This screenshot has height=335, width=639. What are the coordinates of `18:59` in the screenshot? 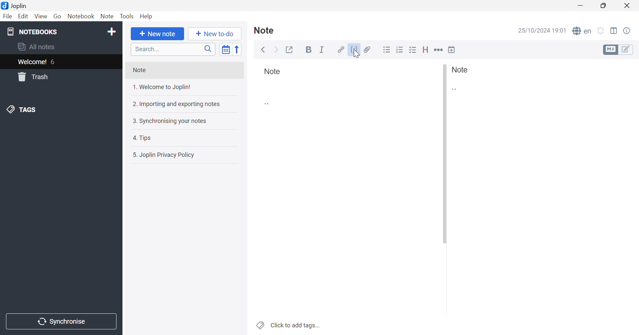 It's located at (560, 31).